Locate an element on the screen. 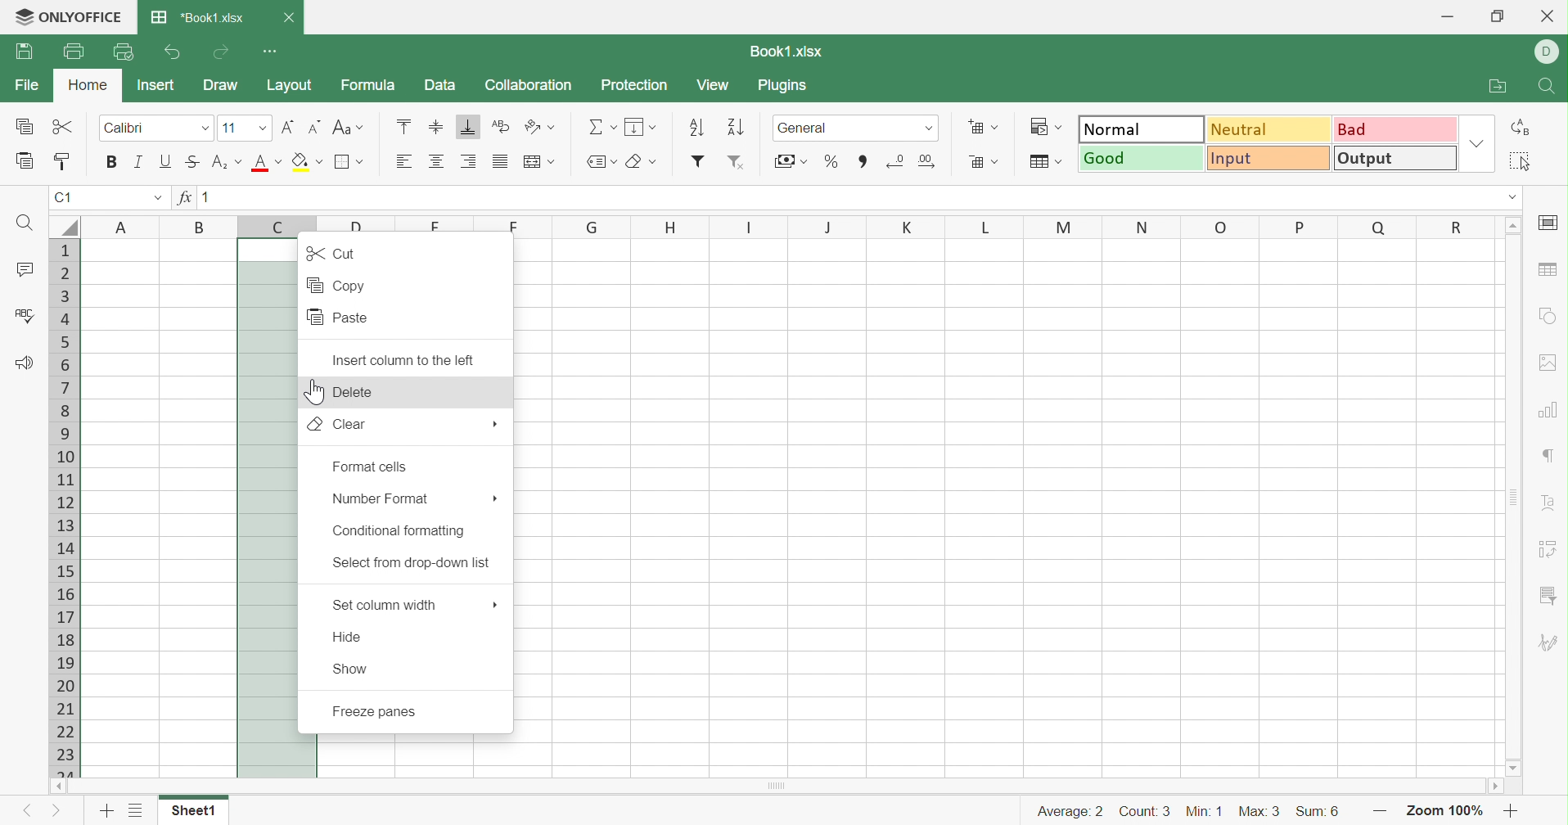  Insert filter is located at coordinates (697, 160).